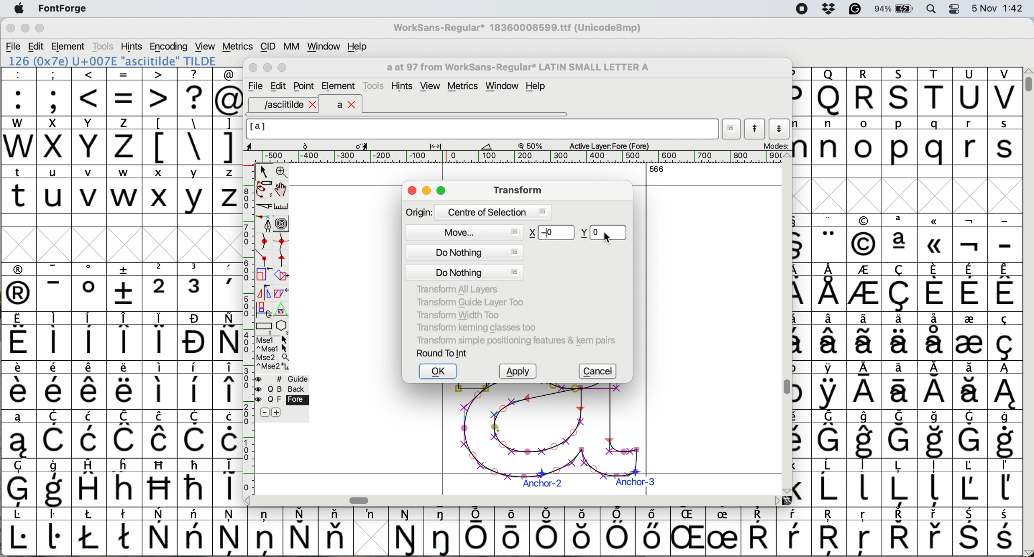  I want to click on symbol, so click(865, 289).